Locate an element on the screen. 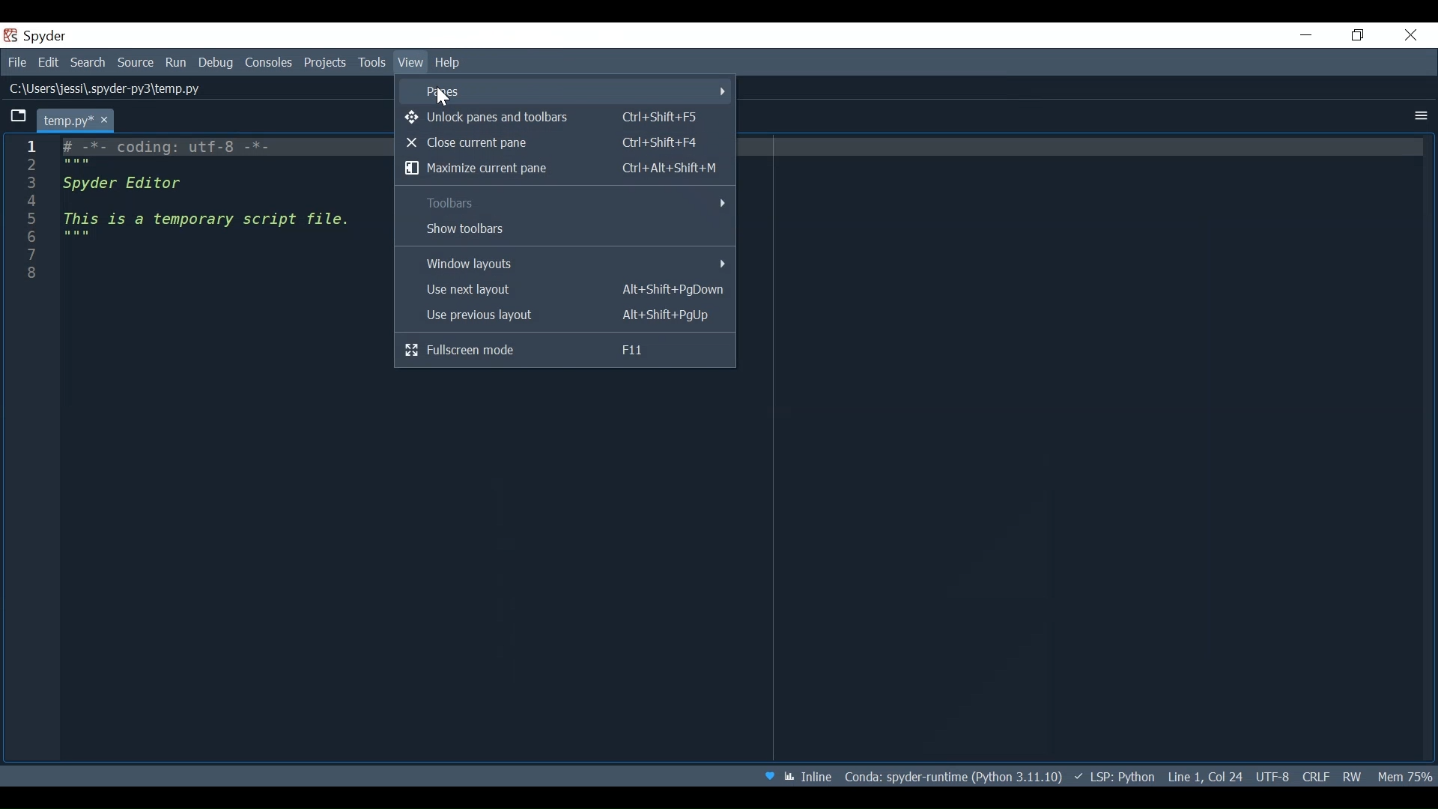  Help Spyder is located at coordinates (771, 776).